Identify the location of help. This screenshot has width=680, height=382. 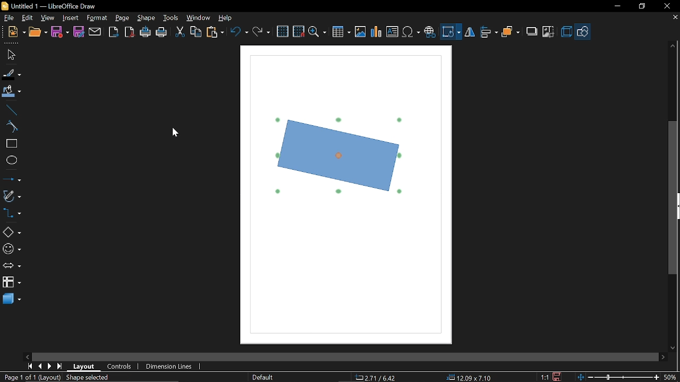
(225, 19).